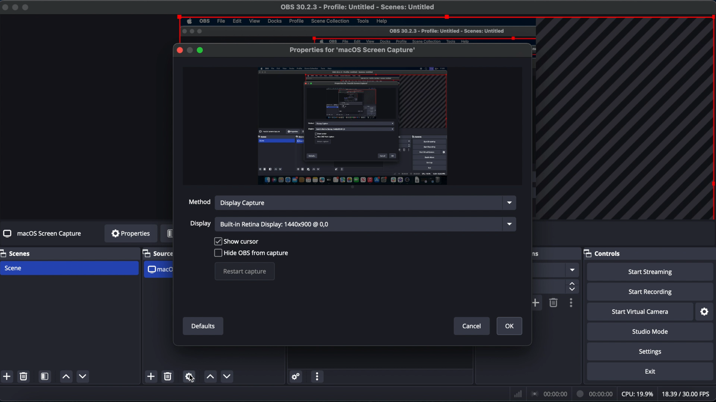 The height and width of the screenshot is (402, 716). Describe the element at coordinates (535, 303) in the screenshot. I see `add configurable transition` at that location.